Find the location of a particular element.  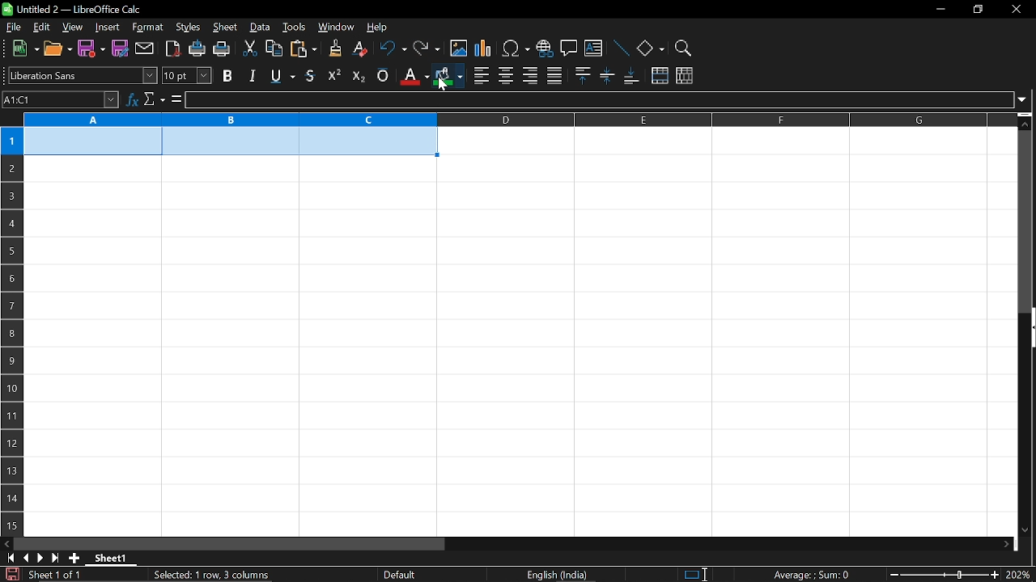

go to first page is located at coordinates (8, 559).